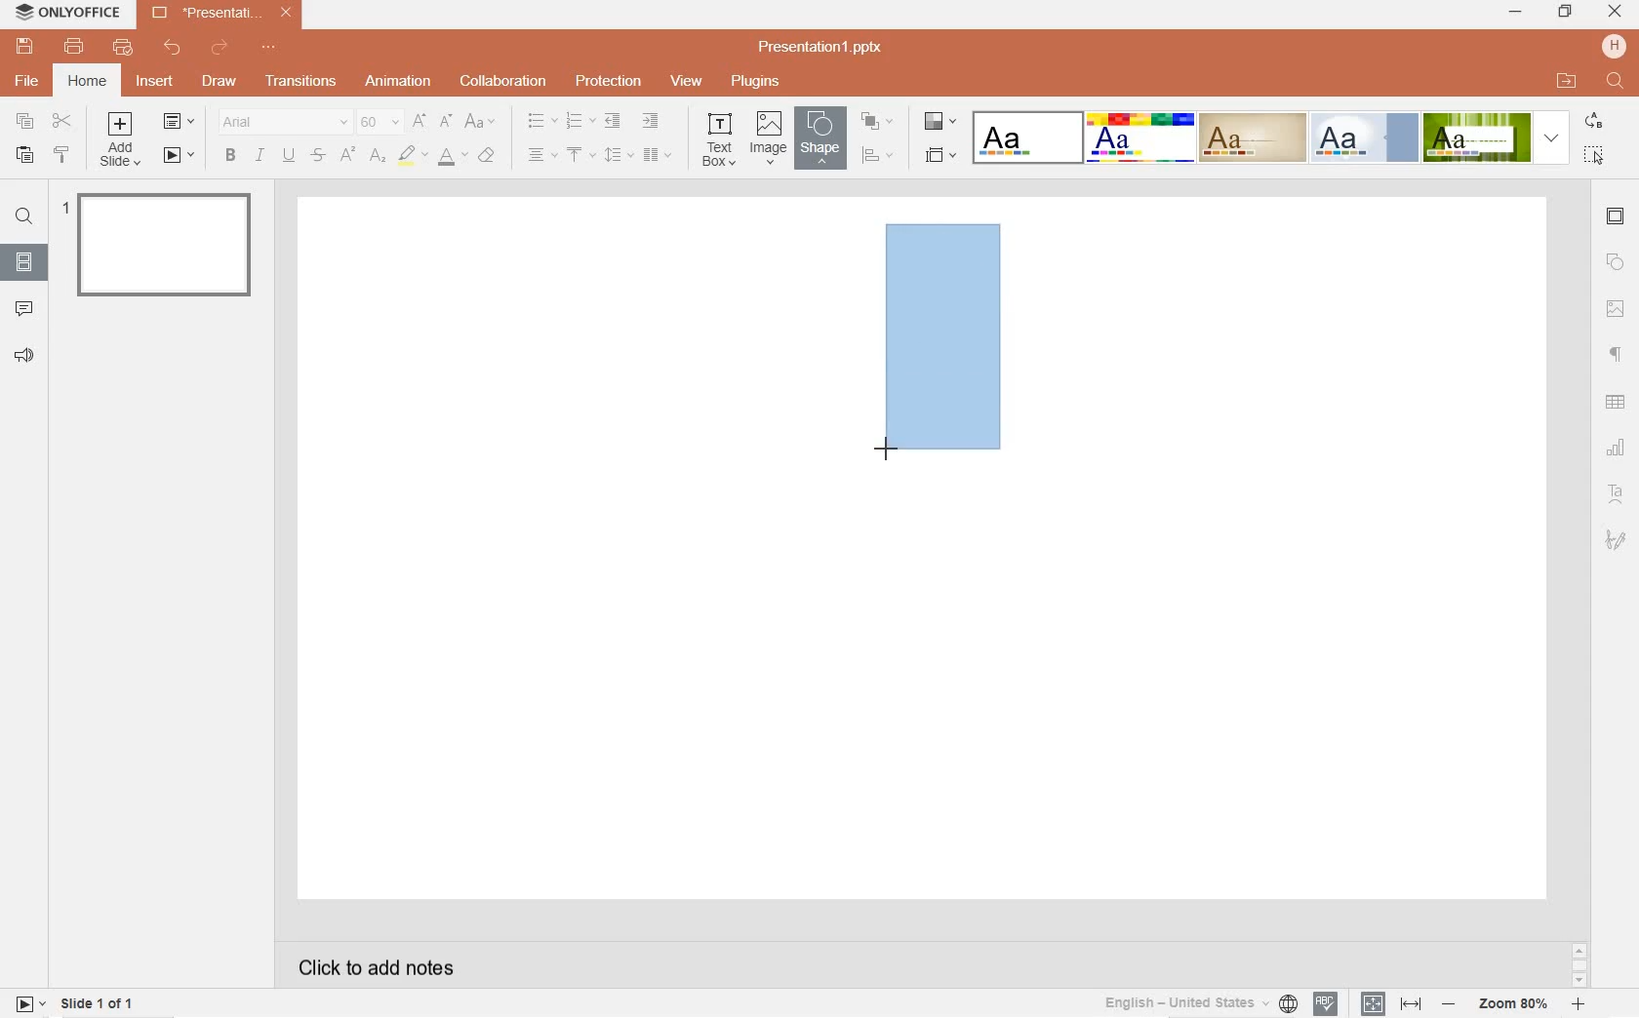 This screenshot has width=1639, height=1018. I want to click on font name: Arial, so click(280, 122).